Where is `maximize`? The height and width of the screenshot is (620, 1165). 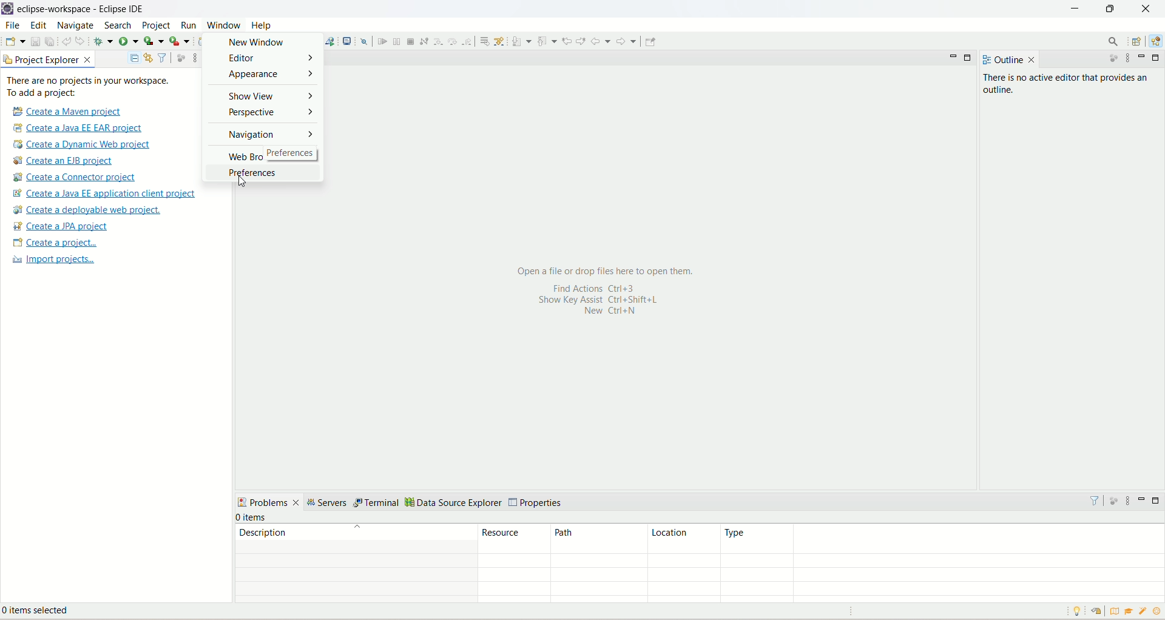
maximize is located at coordinates (1113, 11).